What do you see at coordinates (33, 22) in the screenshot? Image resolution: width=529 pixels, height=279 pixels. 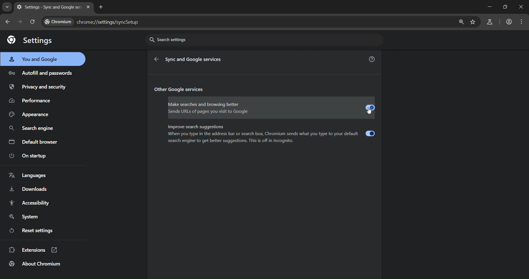 I see `reload page` at bounding box center [33, 22].